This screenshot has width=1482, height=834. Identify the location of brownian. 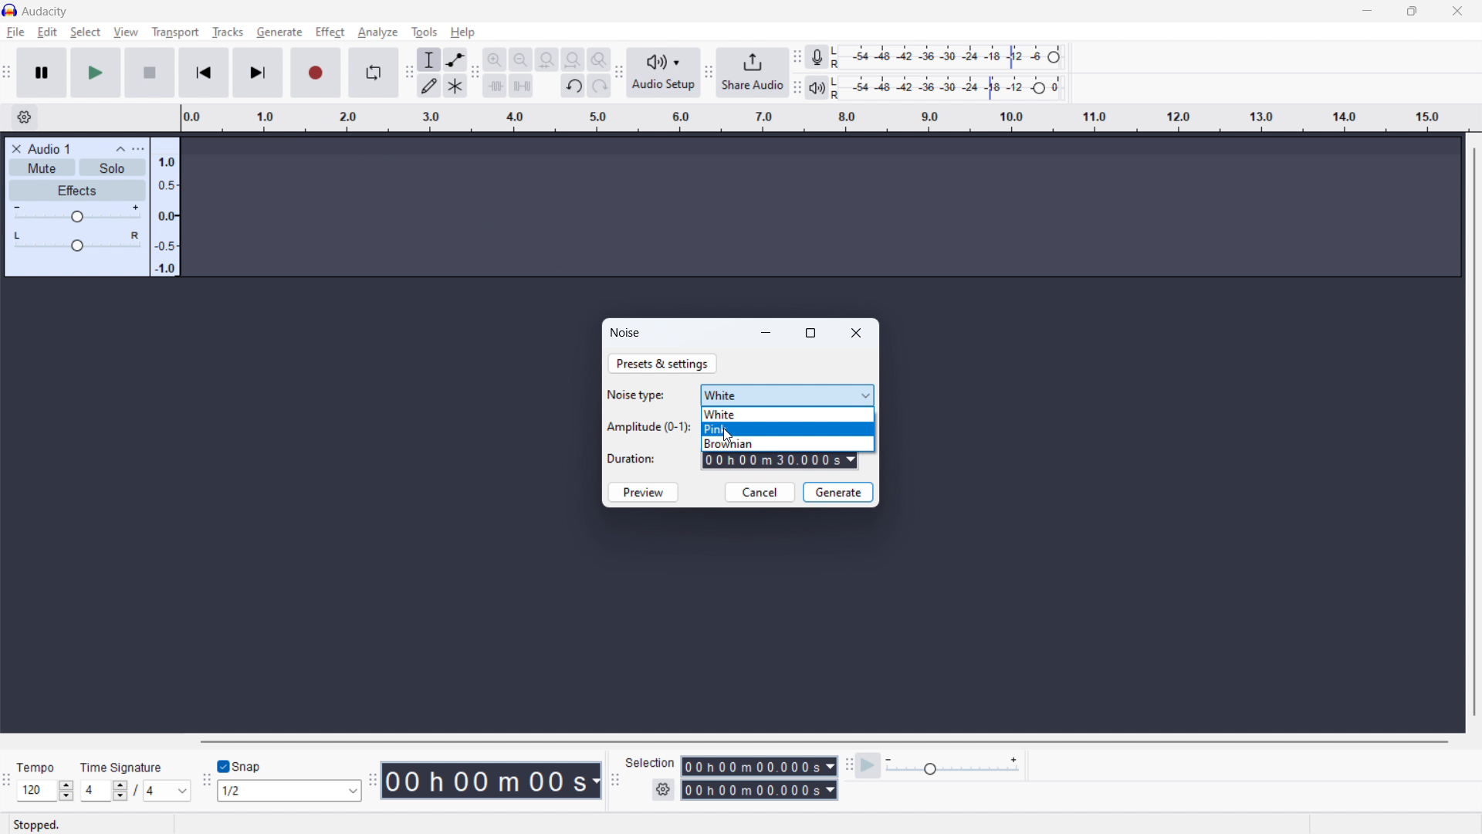
(787, 444).